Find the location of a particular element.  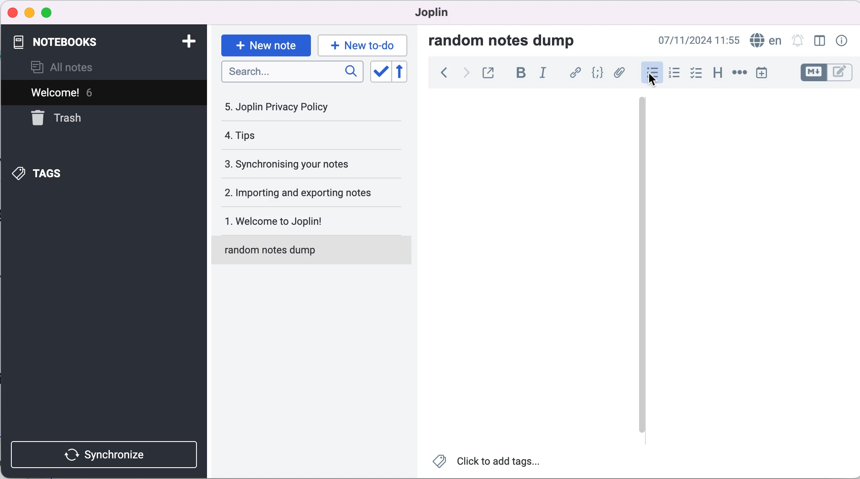

random notes dump is located at coordinates (510, 40).